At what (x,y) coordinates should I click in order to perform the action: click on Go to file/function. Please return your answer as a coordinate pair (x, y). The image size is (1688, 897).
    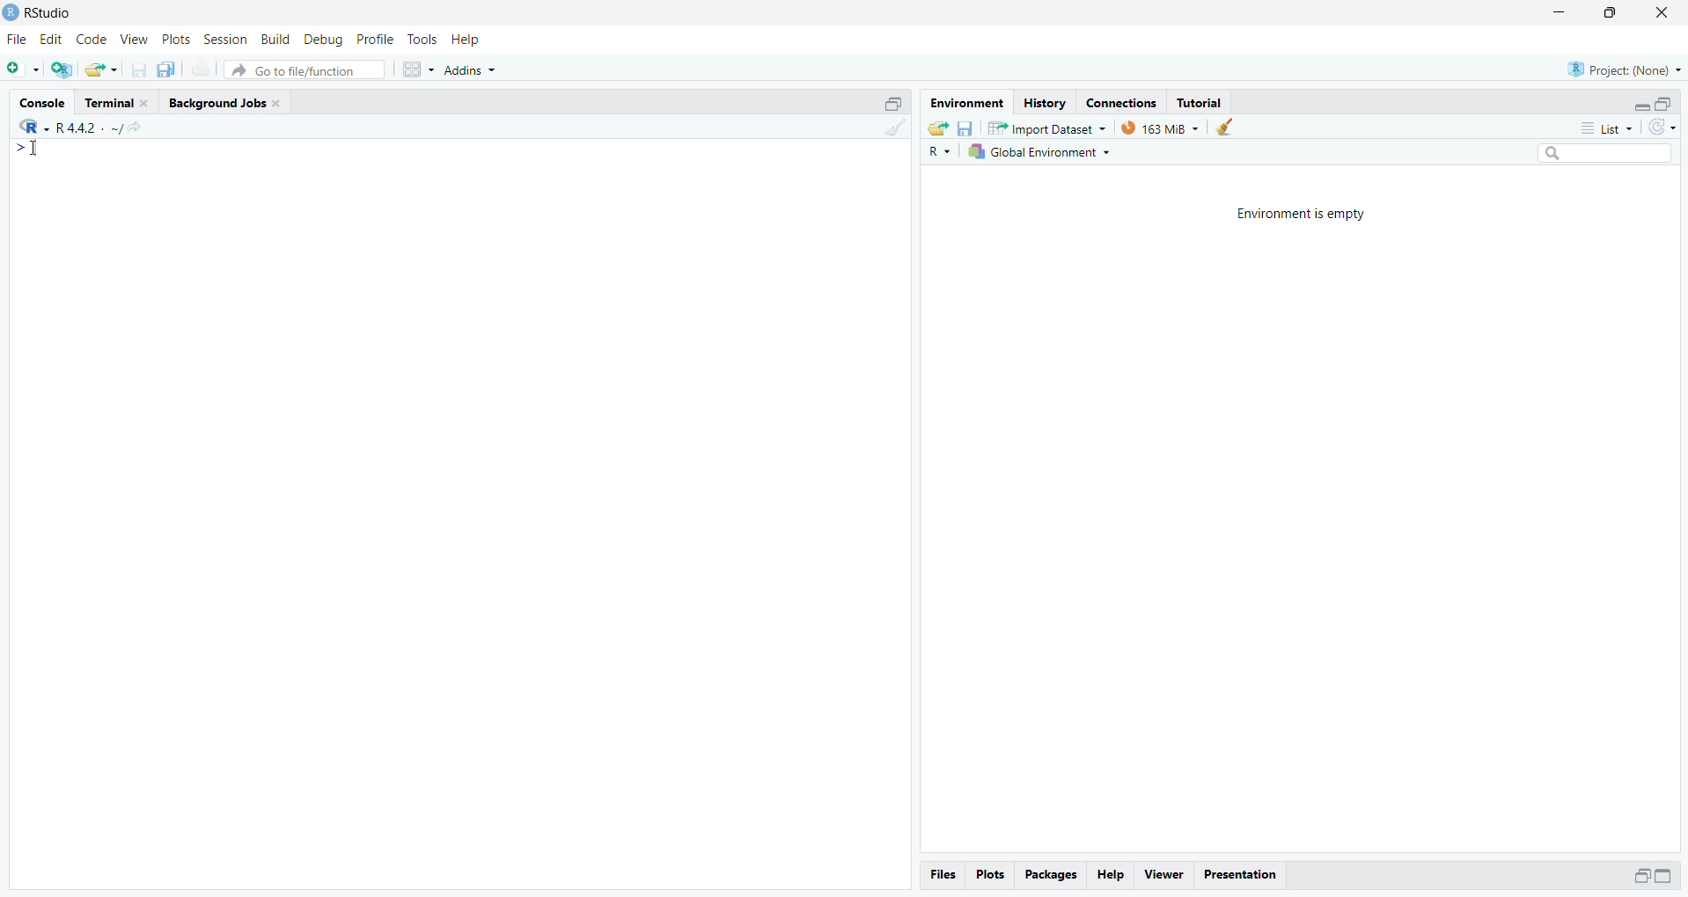
    Looking at the image, I should click on (303, 70).